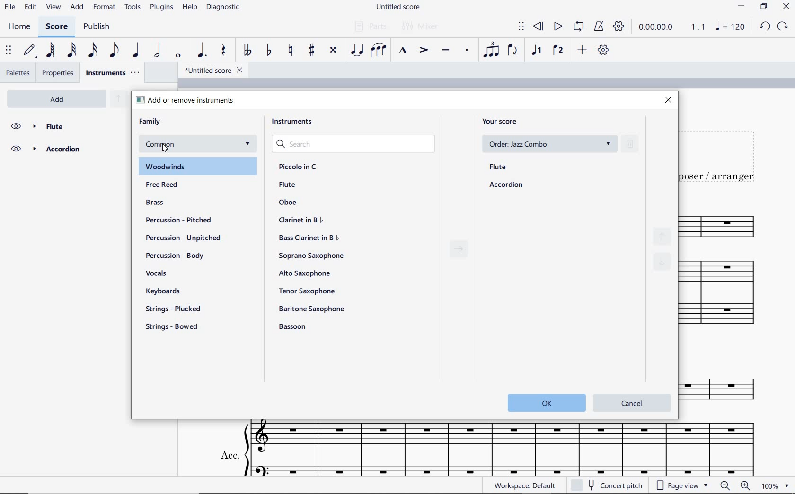 This screenshot has height=494, width=795. I want to click on palettes, so click(18, 73).